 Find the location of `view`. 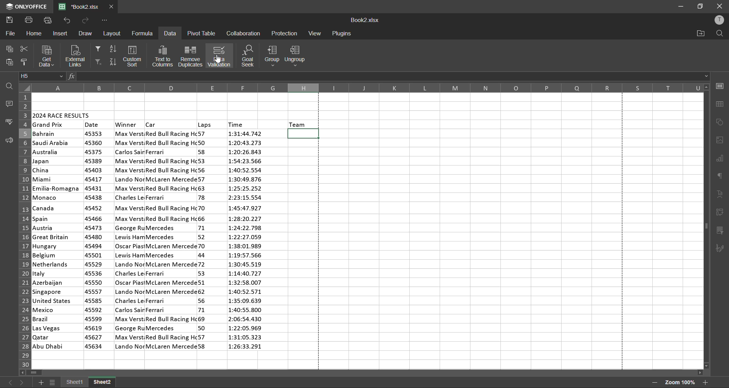

view is located at coordinates (314, 33).